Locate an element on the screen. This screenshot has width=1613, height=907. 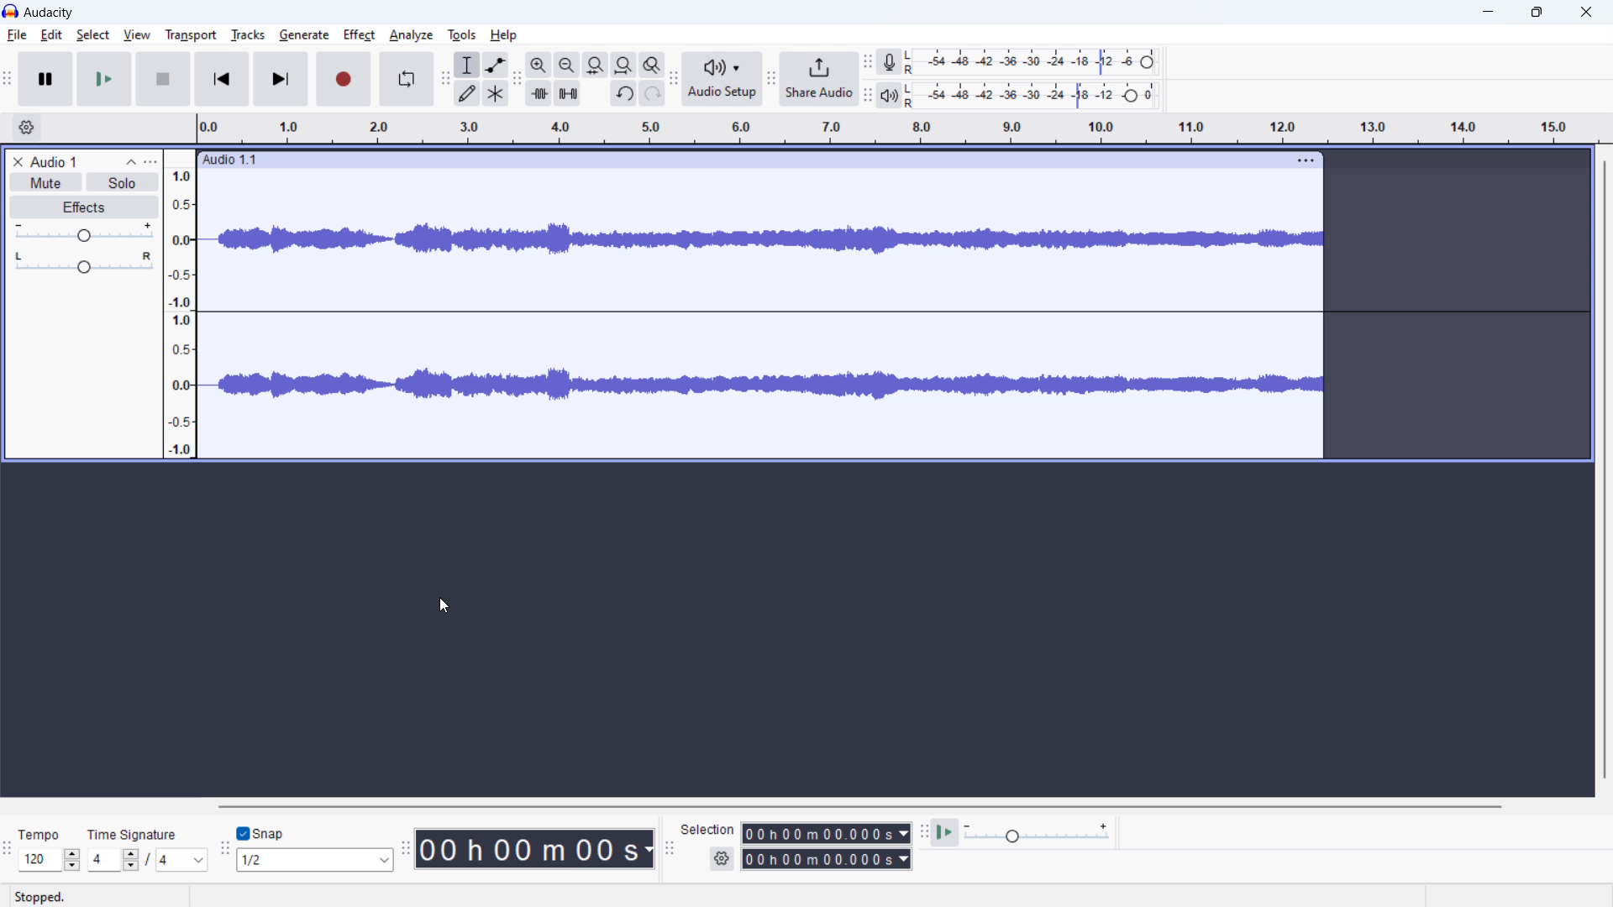
stop is located at coordinates (163, 79).